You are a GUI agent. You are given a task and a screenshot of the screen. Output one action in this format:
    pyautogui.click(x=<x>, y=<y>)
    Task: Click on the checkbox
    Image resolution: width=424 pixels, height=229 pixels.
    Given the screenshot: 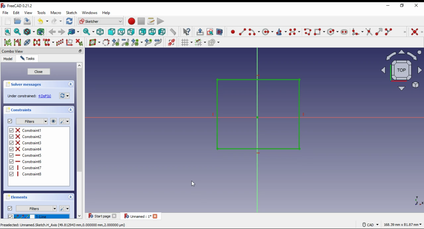 What is the action you would take?
    pyautogui.click(x=10, y=217)
    